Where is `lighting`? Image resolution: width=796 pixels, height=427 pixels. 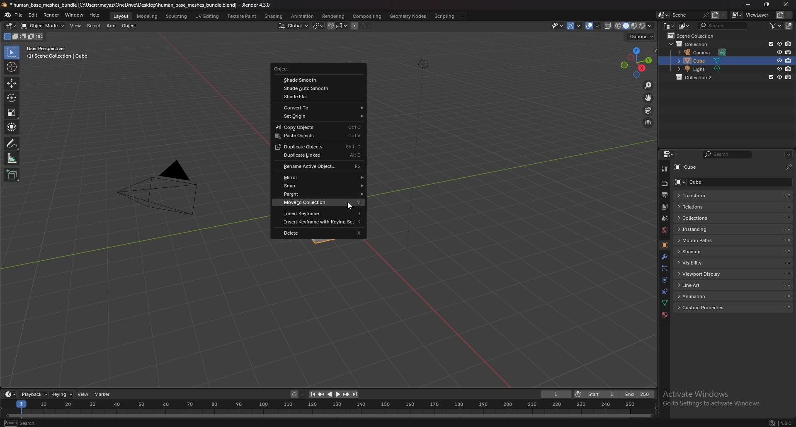
lighting is located at coordinates (423, 64).